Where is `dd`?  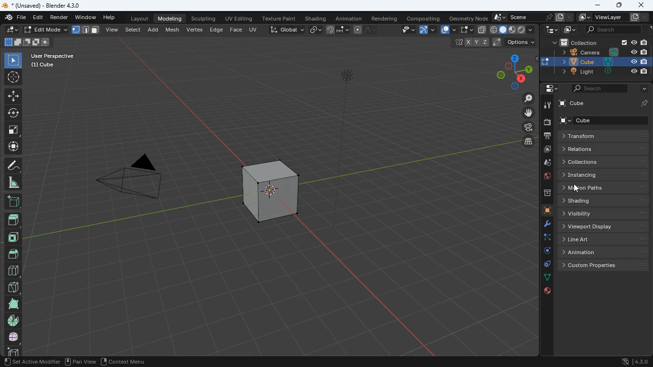 dd is located at coordinates (13, 201).